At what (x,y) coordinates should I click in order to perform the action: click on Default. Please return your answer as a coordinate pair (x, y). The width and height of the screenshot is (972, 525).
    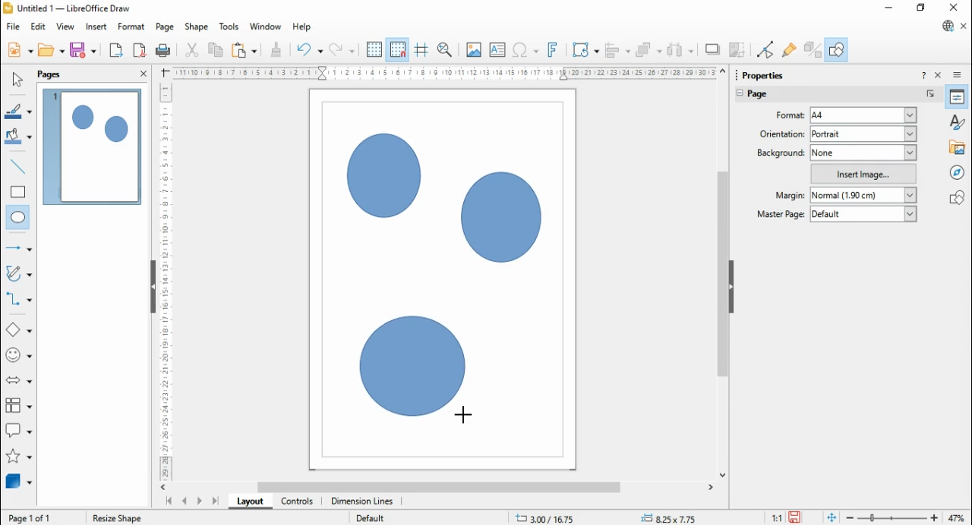
    Looking at the image, I should click on (370, 517).